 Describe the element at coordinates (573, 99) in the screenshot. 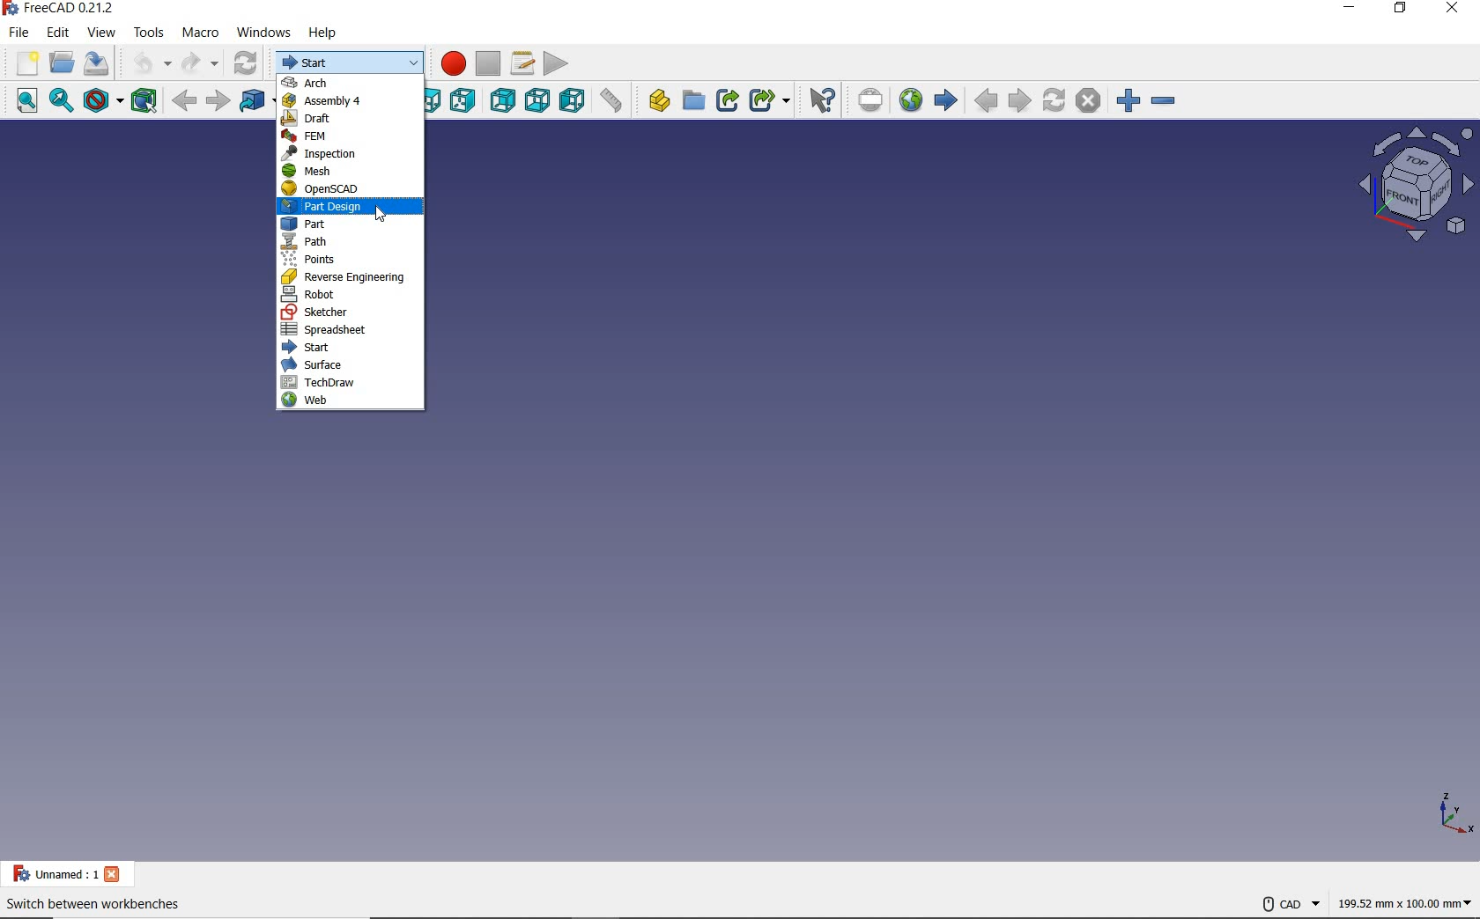

I see `LEFT` at that location.